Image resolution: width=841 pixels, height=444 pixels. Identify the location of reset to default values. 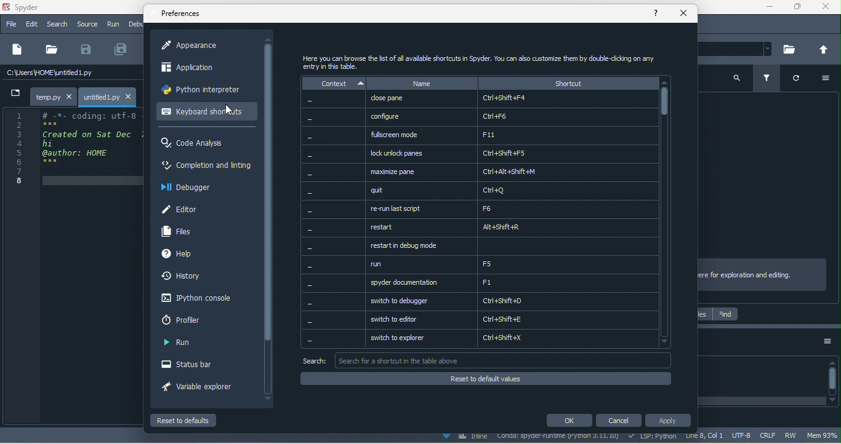
(489, 379).